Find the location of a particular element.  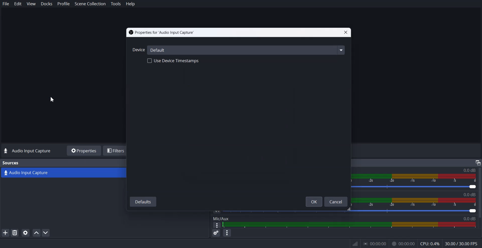

Mute is located at coordinates (217, 211).